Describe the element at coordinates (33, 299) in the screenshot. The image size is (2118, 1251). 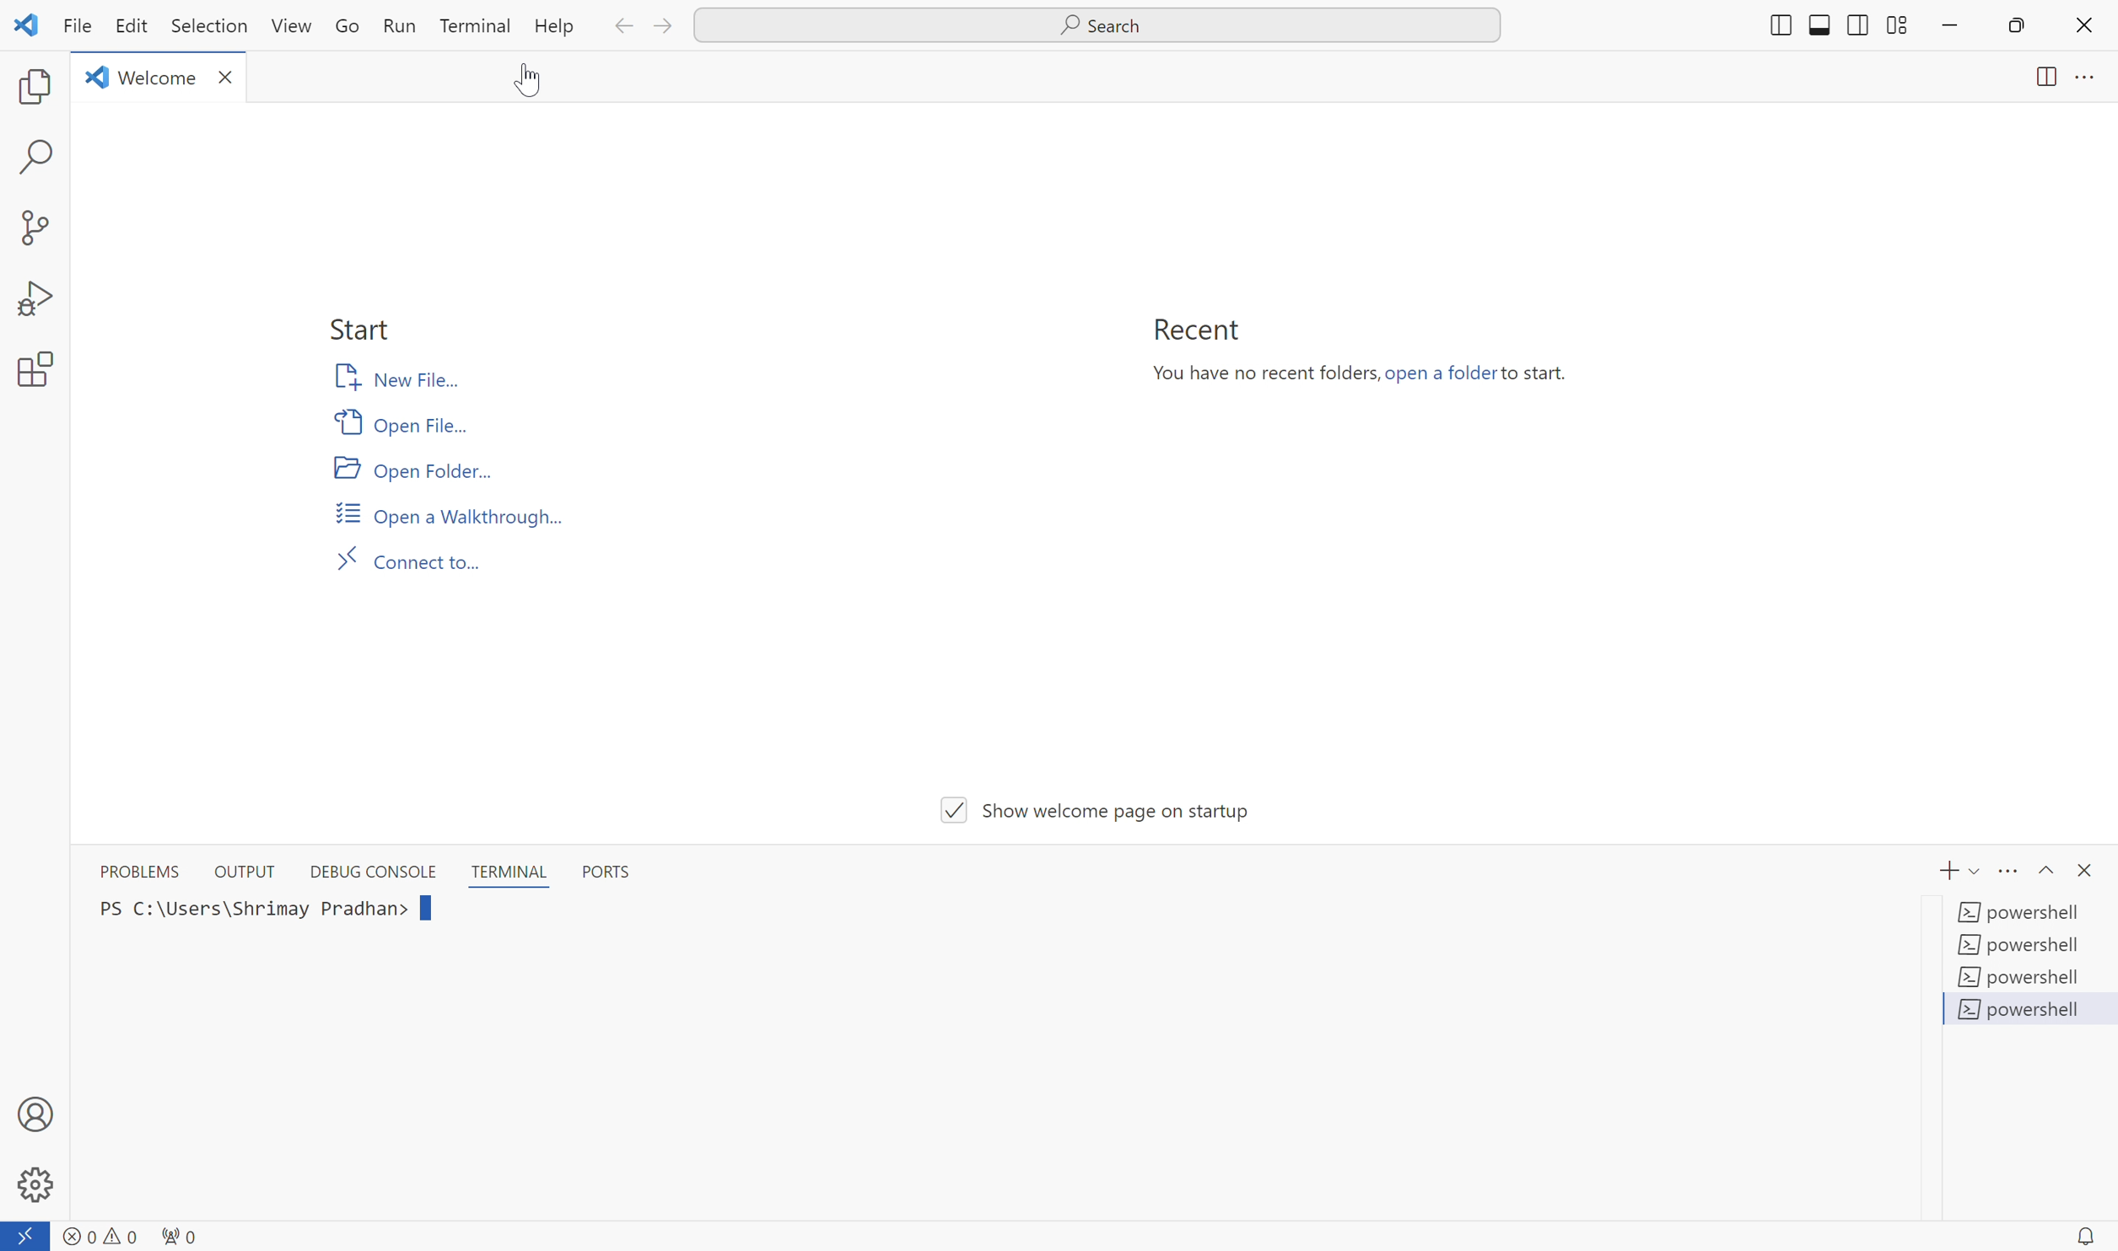
I see `run and debug` at that location.